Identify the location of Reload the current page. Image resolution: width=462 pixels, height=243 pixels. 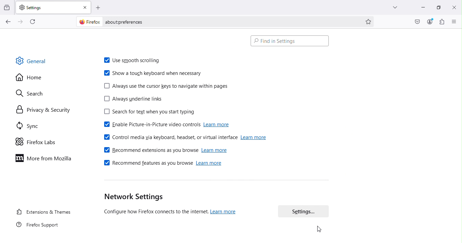
(31, 21).